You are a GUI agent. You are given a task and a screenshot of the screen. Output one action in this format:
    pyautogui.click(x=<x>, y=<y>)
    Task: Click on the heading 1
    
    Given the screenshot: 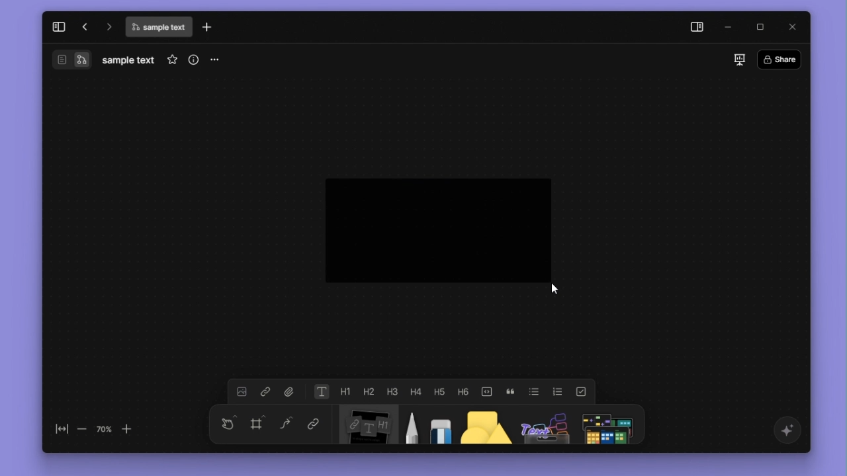 What is the action you would take?
    pyautogui.click(x=345, y=391)
    